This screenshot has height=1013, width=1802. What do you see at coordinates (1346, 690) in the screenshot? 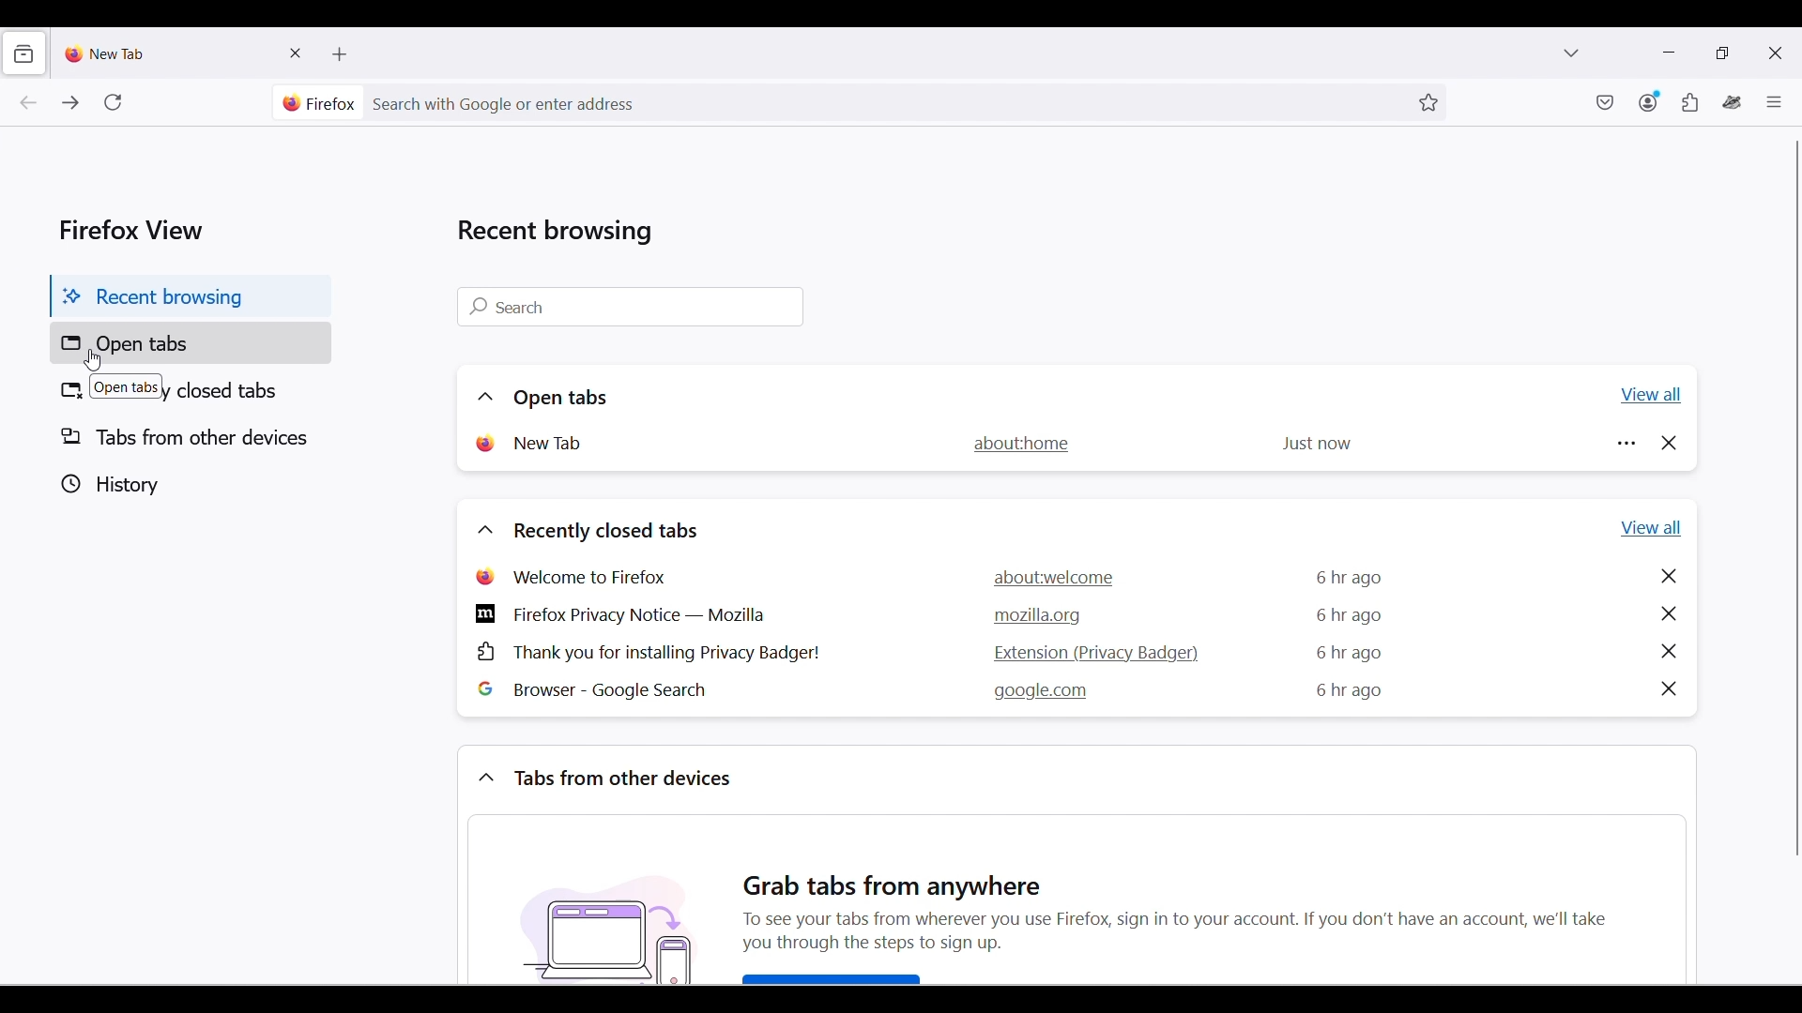
I see `6 hr ago` at bounding box center [1346, 690].